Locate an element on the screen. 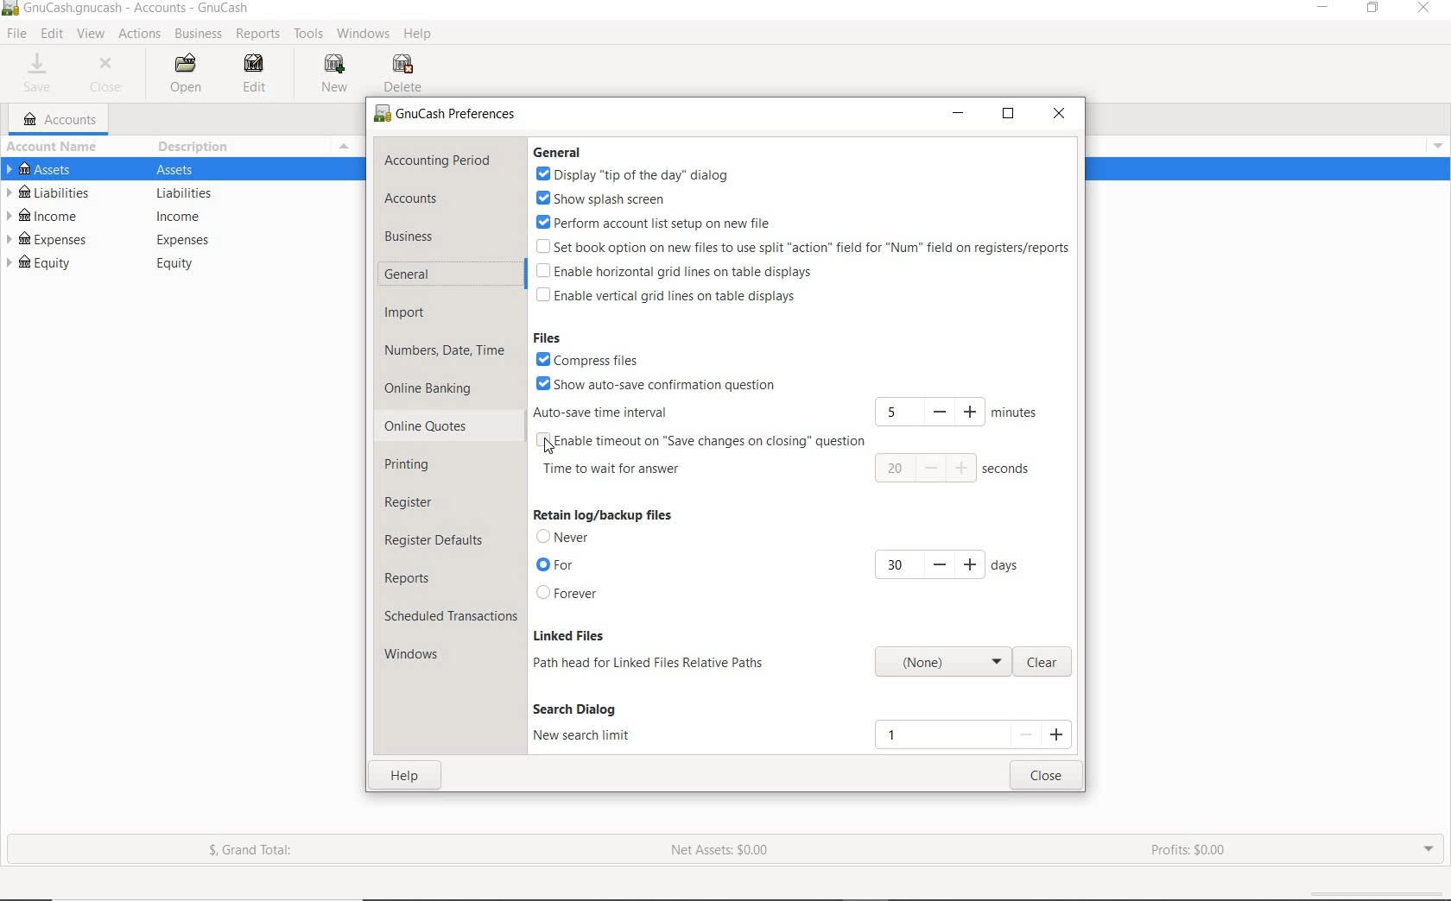 Image resolution: width=1451 pixels, height=901 pixels. VIEW is located at coordinates (92, 35).